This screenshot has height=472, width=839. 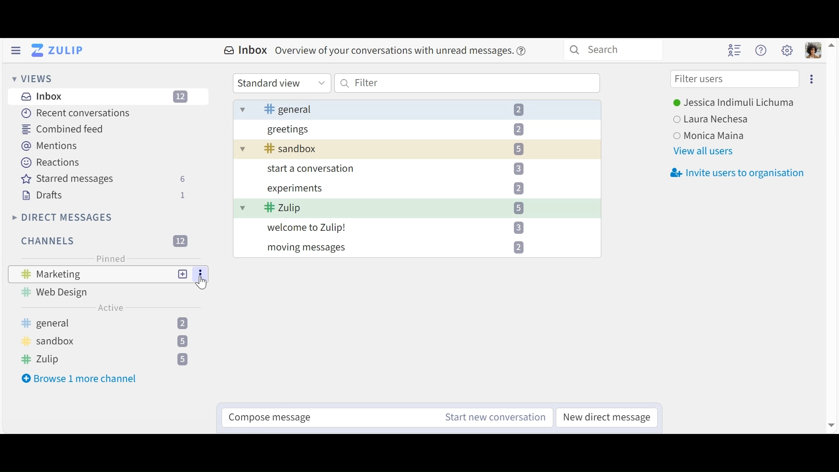 I want to click on Standard view, so click(x=281, y=83).